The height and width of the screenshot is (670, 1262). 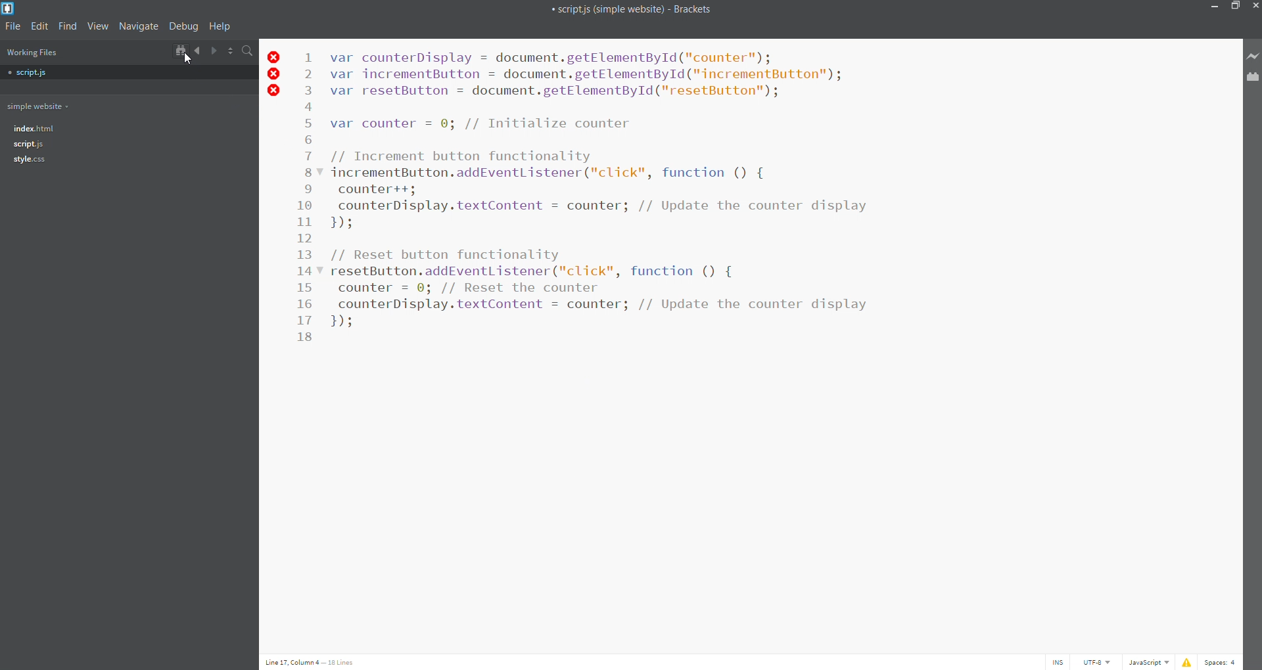 What do you see at coordinates (37, 105) in the screenshot?
I see `working folder` at bounding box center [37, 105].